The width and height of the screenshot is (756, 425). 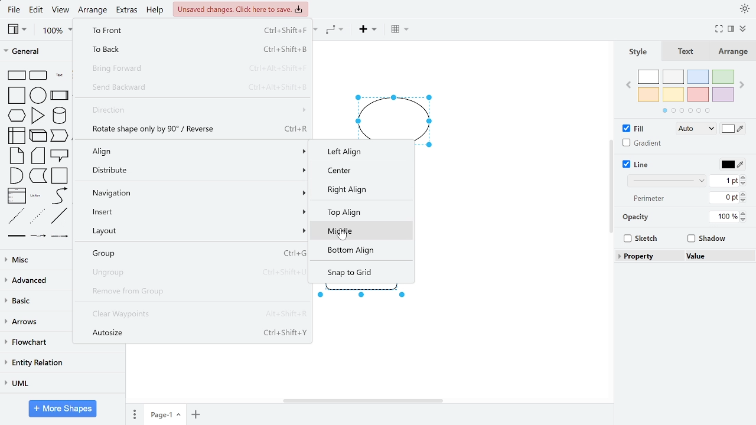 I want to click on Middle, so click(x=363, y=232).